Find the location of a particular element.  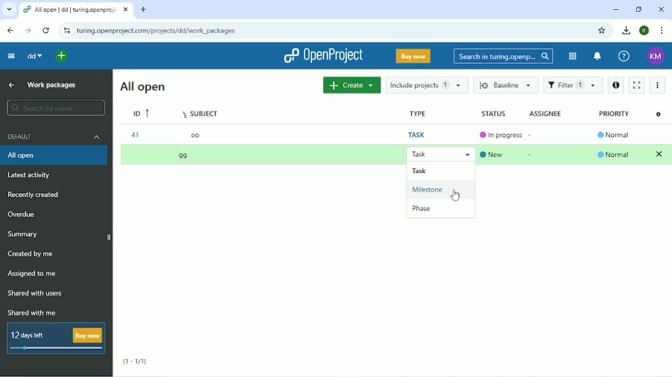

New is located at coordinates (492, 154).